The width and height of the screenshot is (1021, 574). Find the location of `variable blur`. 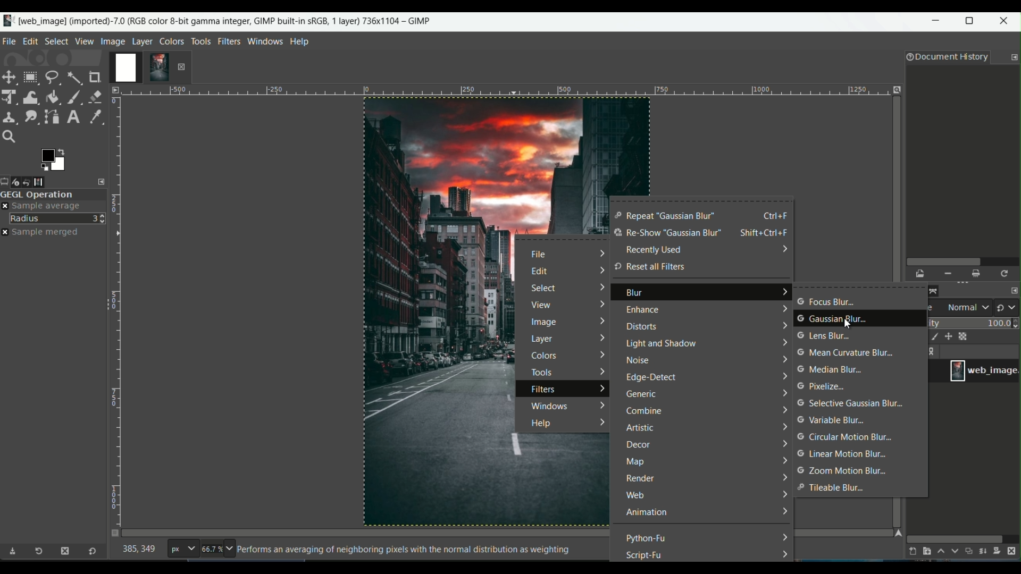

variable blur is located at coordinates (830, 420).